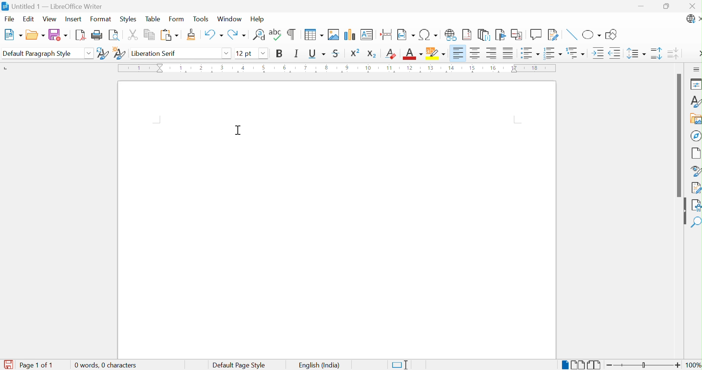 The image size is (702, 370). Describe the element at coordinates (280, 52) in the screenshot. I see `Bold` at that location.